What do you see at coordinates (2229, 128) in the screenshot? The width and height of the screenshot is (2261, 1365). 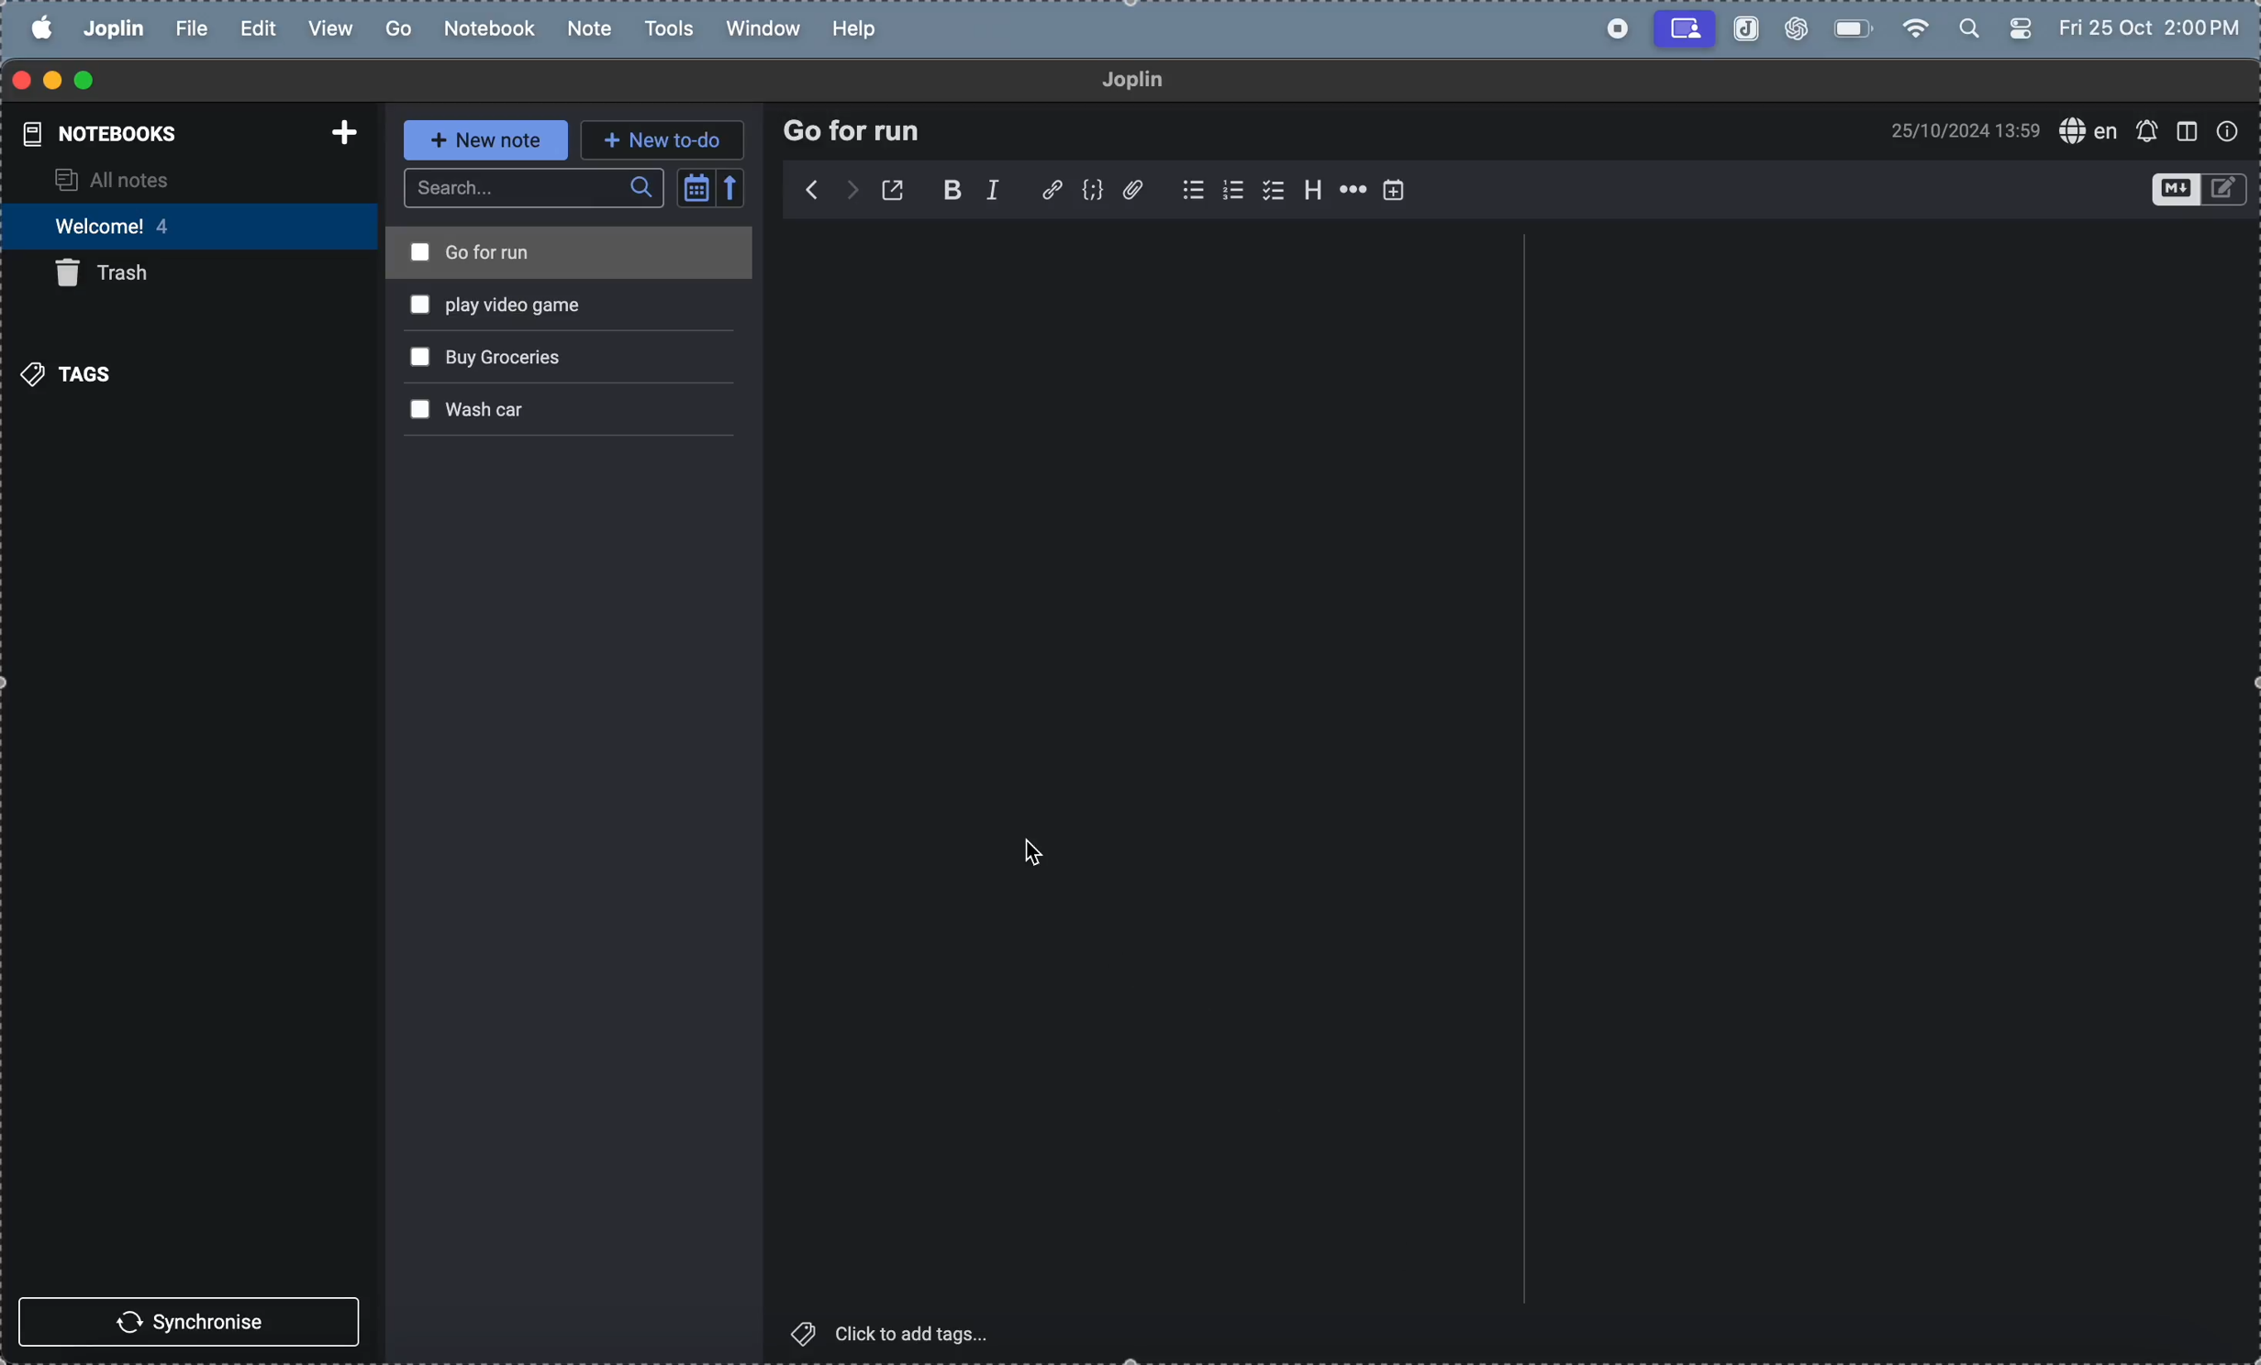 I see `note properties` at bounding box center [2229, 128].